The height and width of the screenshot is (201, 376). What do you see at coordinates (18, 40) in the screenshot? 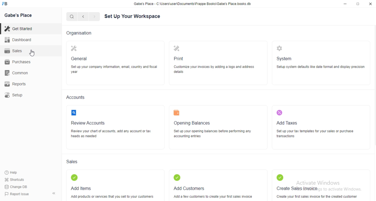
I see `dashboard` at bounding box center [18, 40].